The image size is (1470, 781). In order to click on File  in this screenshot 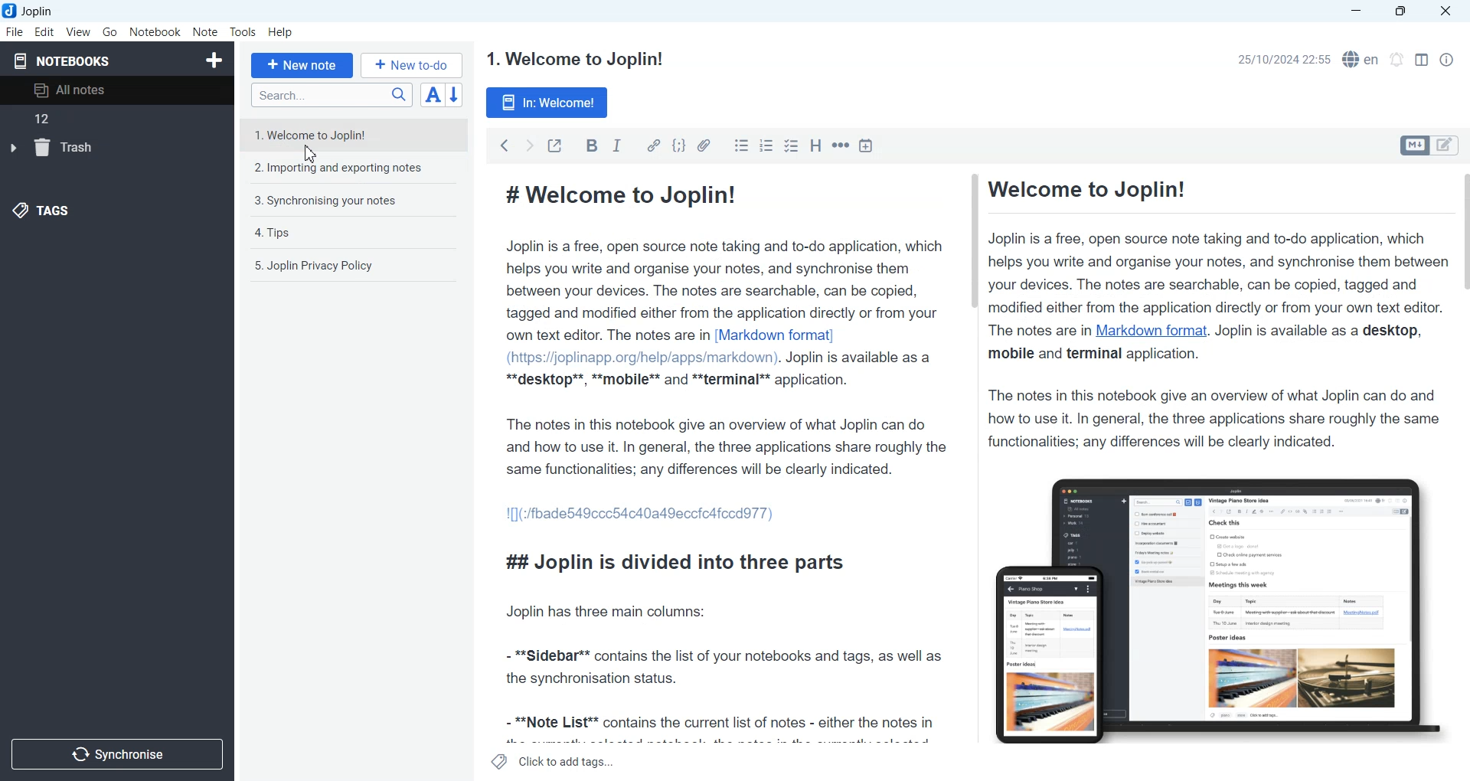, I will do `click(14, 31)`.